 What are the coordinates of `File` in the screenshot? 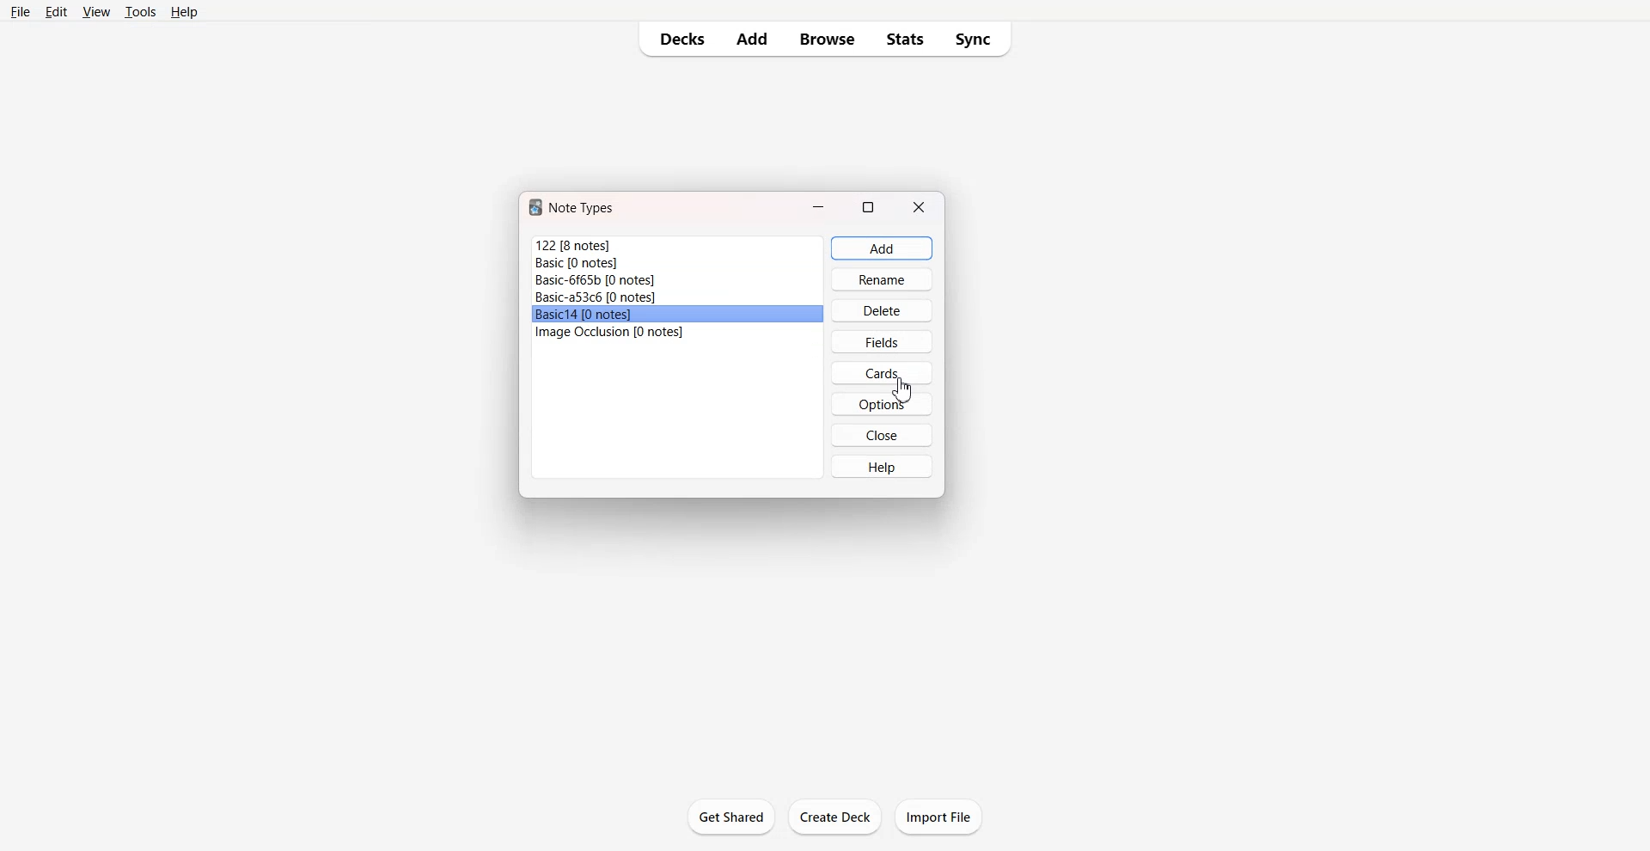 It's located at (678, 280).